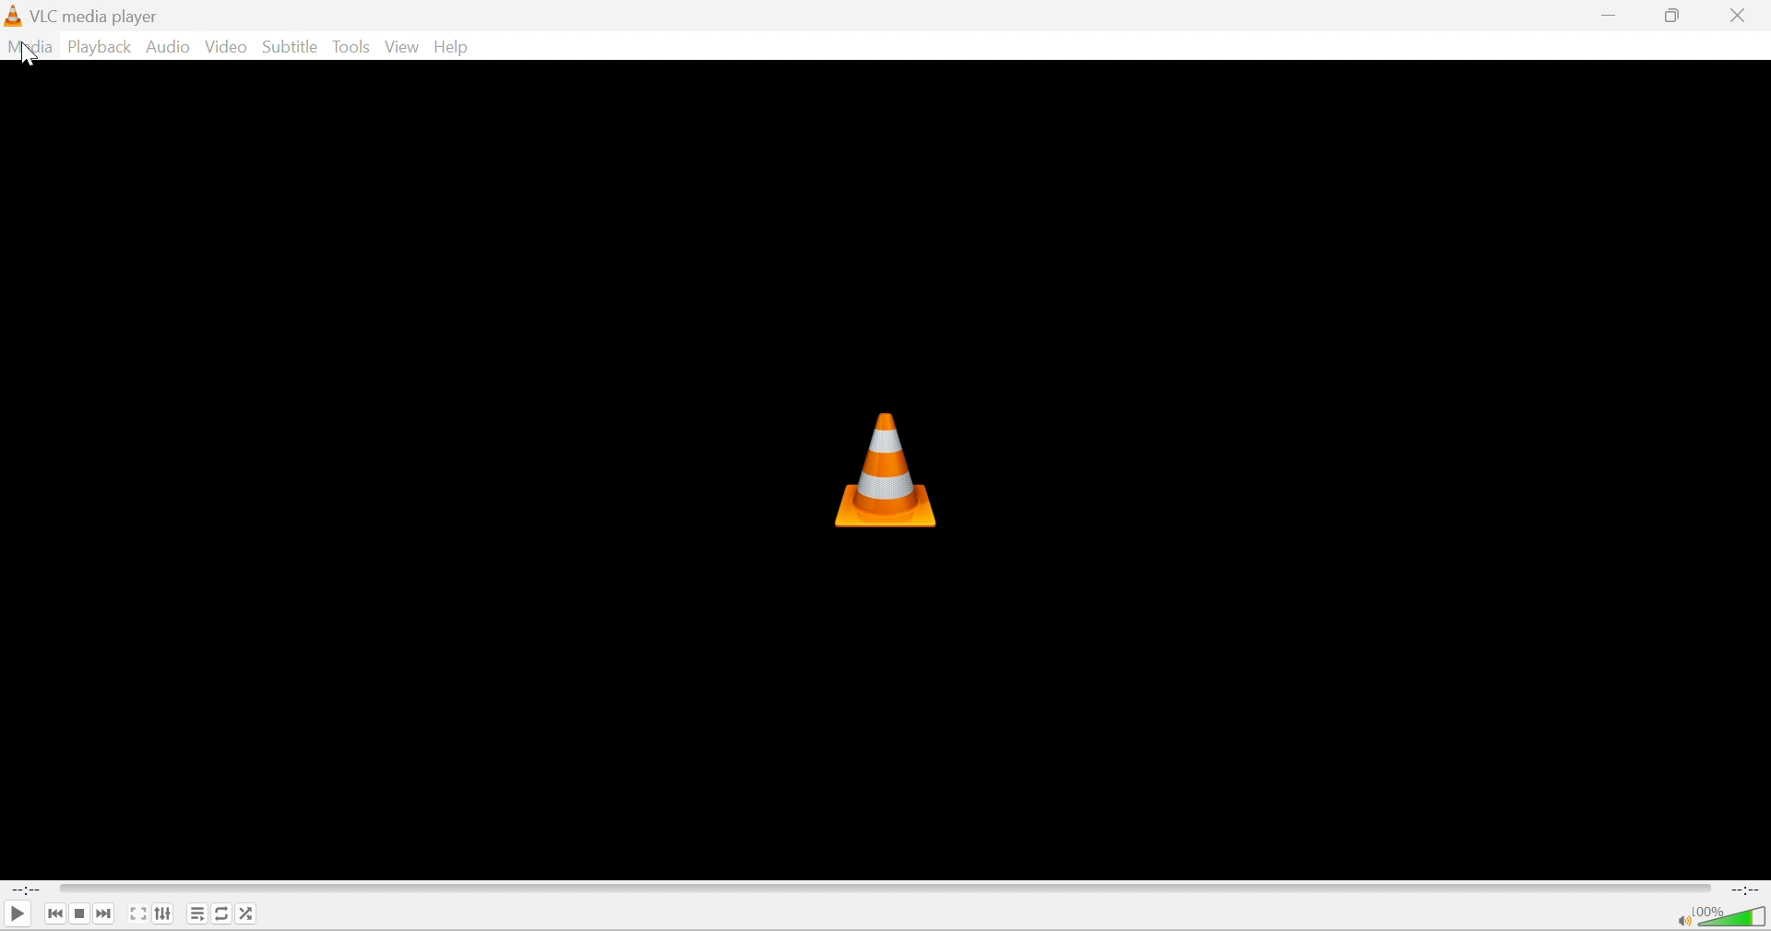  What do you see at coordinates (1744, 890) in the screenshot?
I see `End Time` at bounding box center [1744, 890].